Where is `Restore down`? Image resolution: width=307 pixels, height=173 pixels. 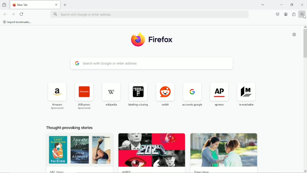
Restore down is located at coordinates (292, 5).